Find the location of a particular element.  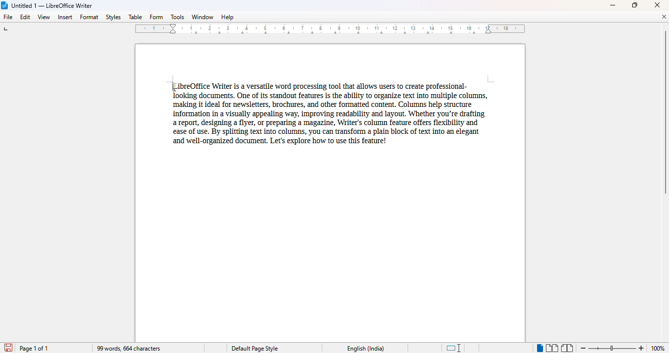

help is located at coordinates (228, 17).